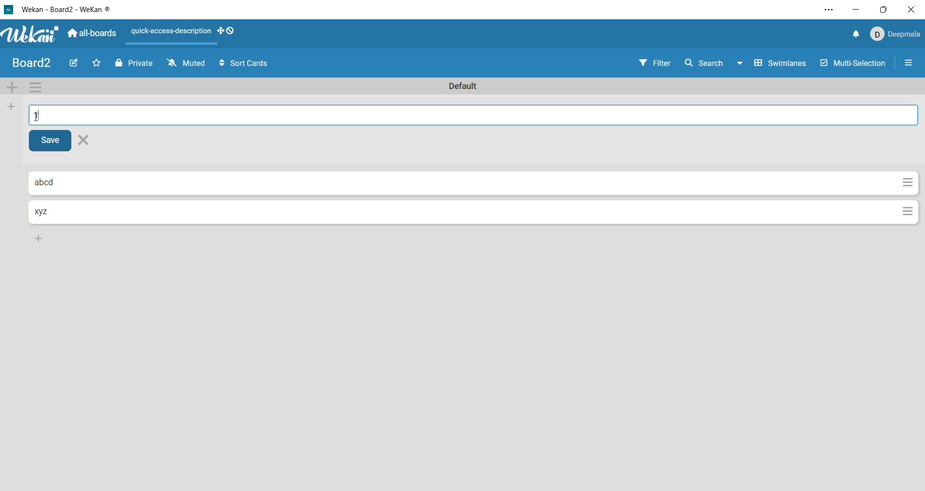  I want to click on show-desktp-drag-handles, so click(218, 30).